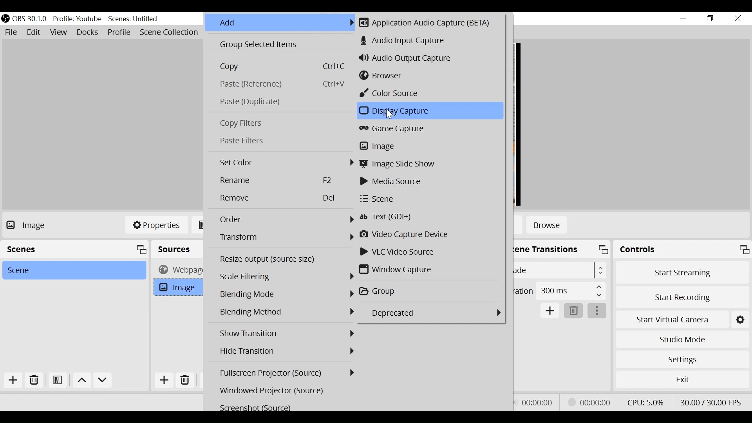 This screenshot has height=423, width=752. Describe the element at coordinates (5, 18) in the screenshot. I see `OBS Studio Desktop Icon` at that location.